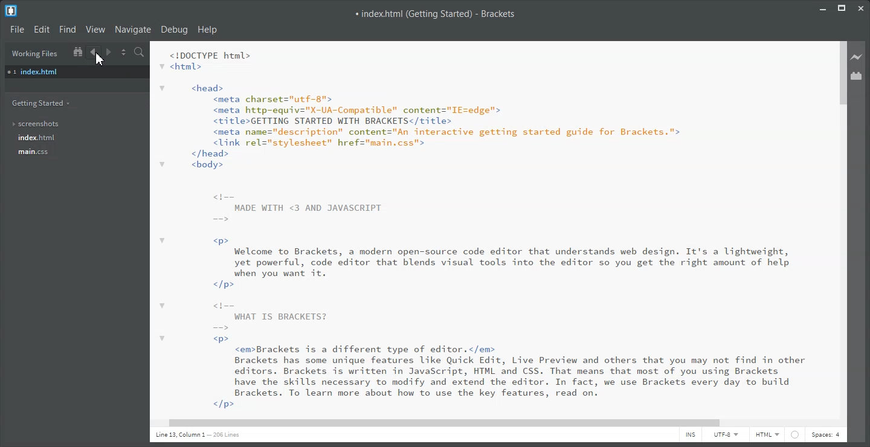  What do you see at coordinates (39, 123) in the screenshot?
I see `Screenshots` at bounding box center [39, 123].